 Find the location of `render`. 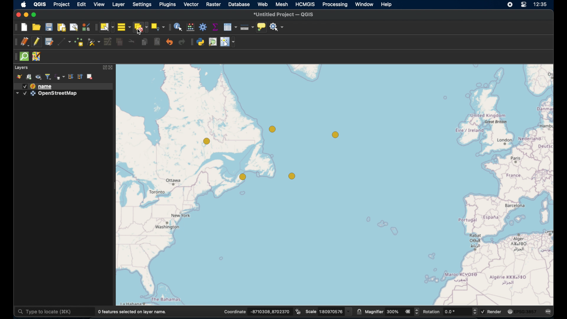

render is located at coordinates (495, 311).